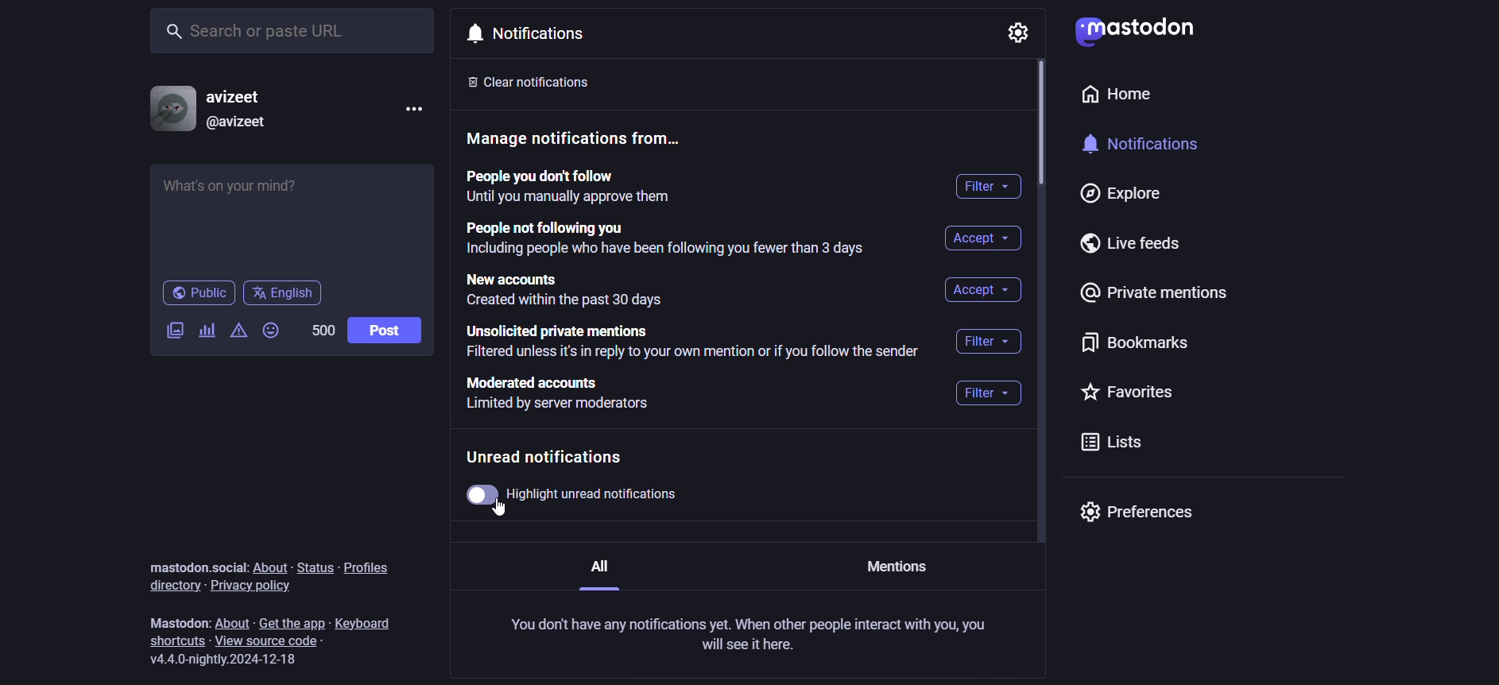 This screenshot has width=1499, height=685. I want to click on add emoji, so click(273, 329).